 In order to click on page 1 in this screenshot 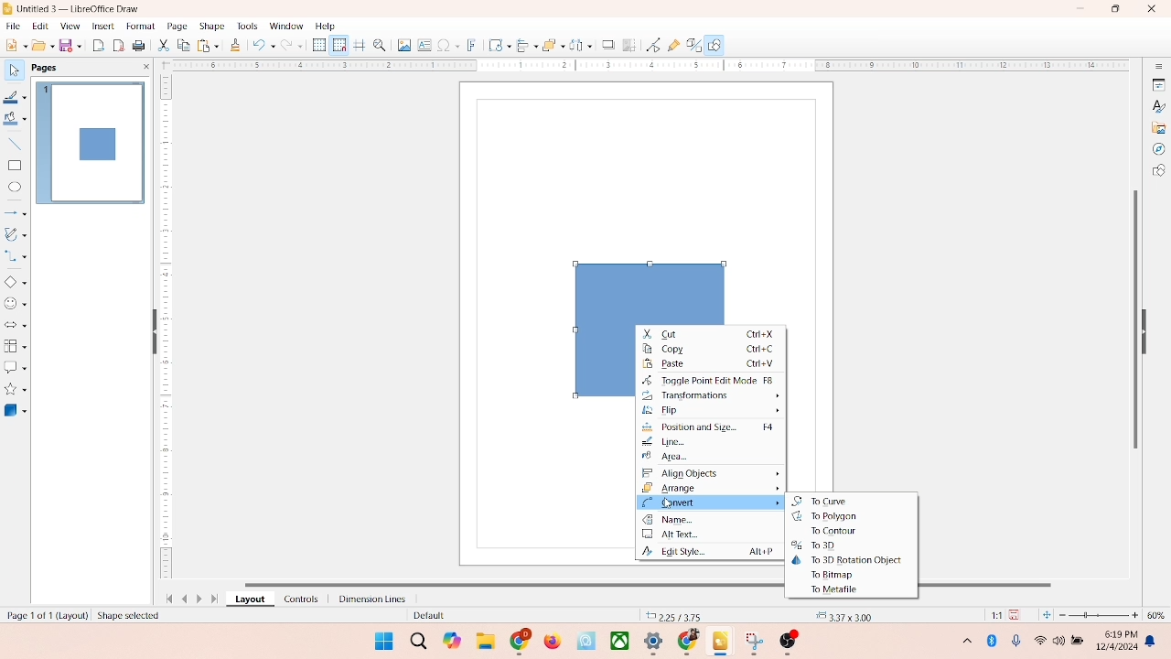, I will do `click(91, 142)`.